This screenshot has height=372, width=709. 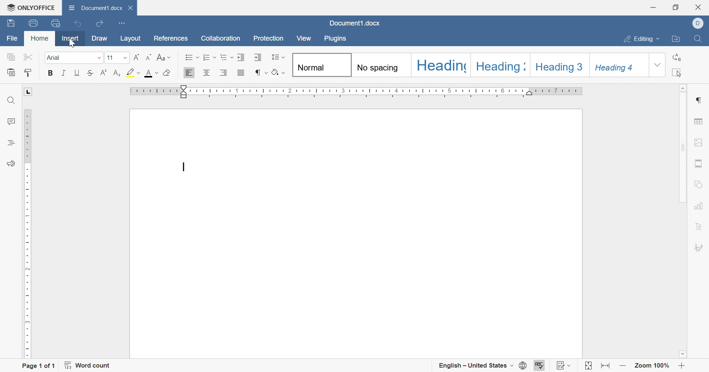 I want to click on References, so click(x=170, y=39).